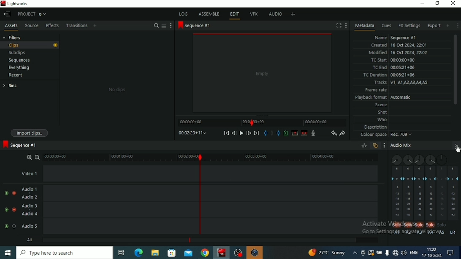  What do you see at coordinates (386, 135) in the screenshot?
I see `Colour space` at bounding box center [386, 135].